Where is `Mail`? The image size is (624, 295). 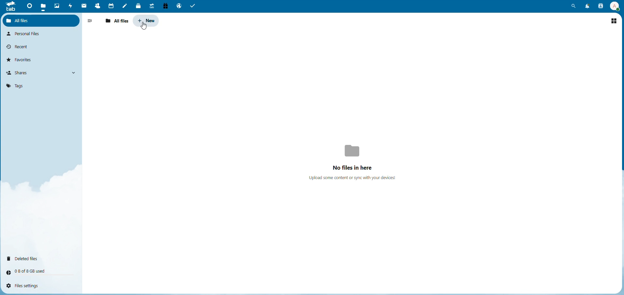
Mail is located at coordinates (84, 6).